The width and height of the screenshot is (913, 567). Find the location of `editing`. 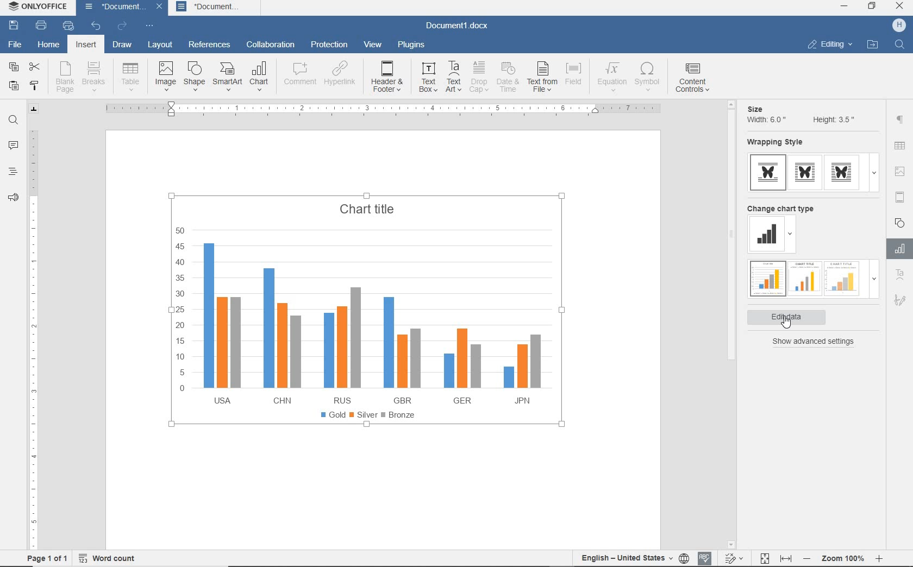

editing is located at coordinates (829, 46).